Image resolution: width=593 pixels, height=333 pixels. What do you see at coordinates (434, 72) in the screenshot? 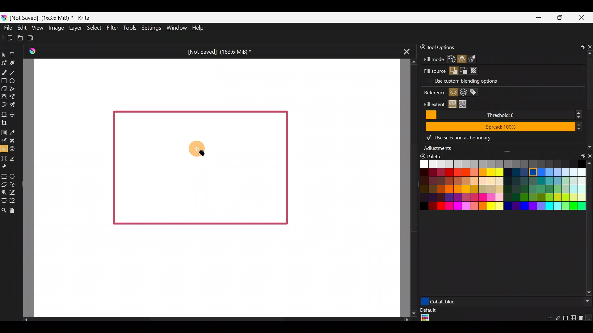
I see `Fill source` at bounding box center [434, 72].